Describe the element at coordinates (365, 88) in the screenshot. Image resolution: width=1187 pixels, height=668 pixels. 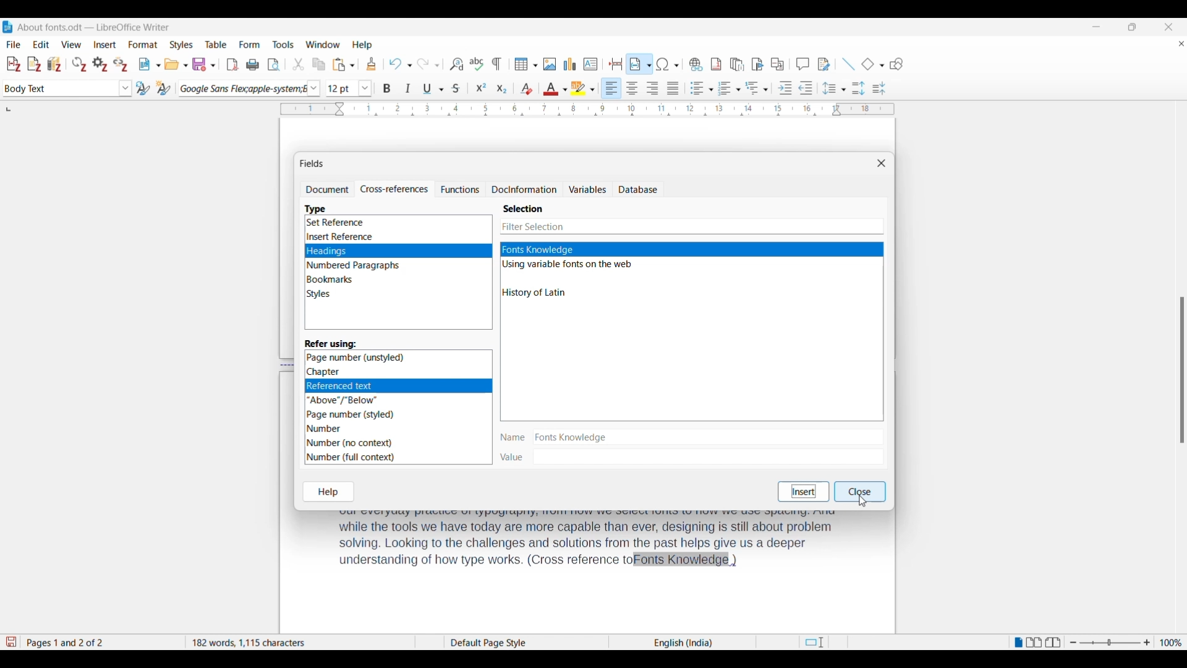
I see `Font size options` at that location.